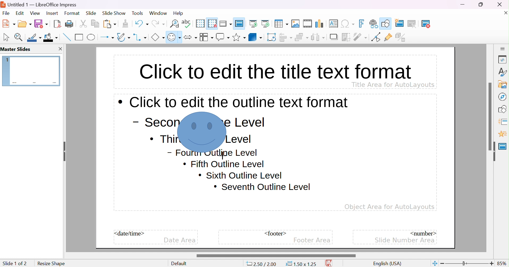 The image size is (509, 267). Describe the element at coordinates (503, 108) in the screenshot. I see `shapes` at that location.